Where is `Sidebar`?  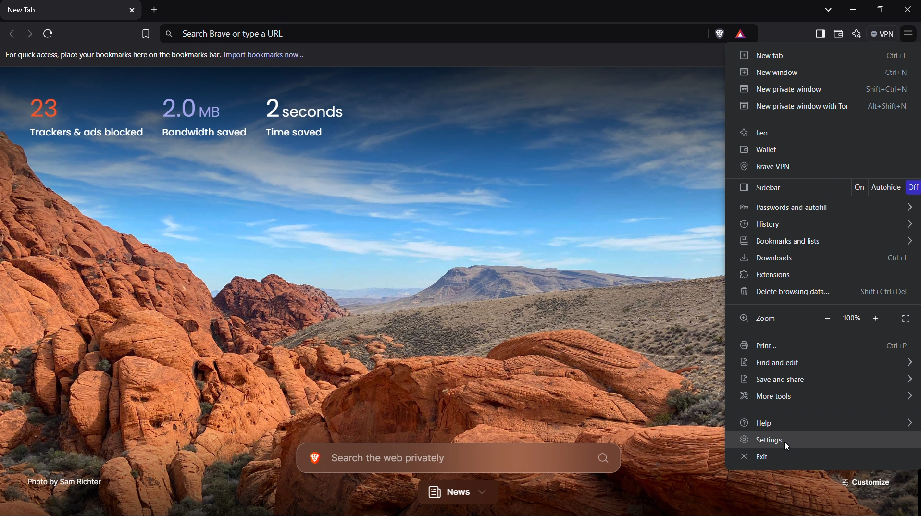
Sidebar is located at coordinates (823, 188).